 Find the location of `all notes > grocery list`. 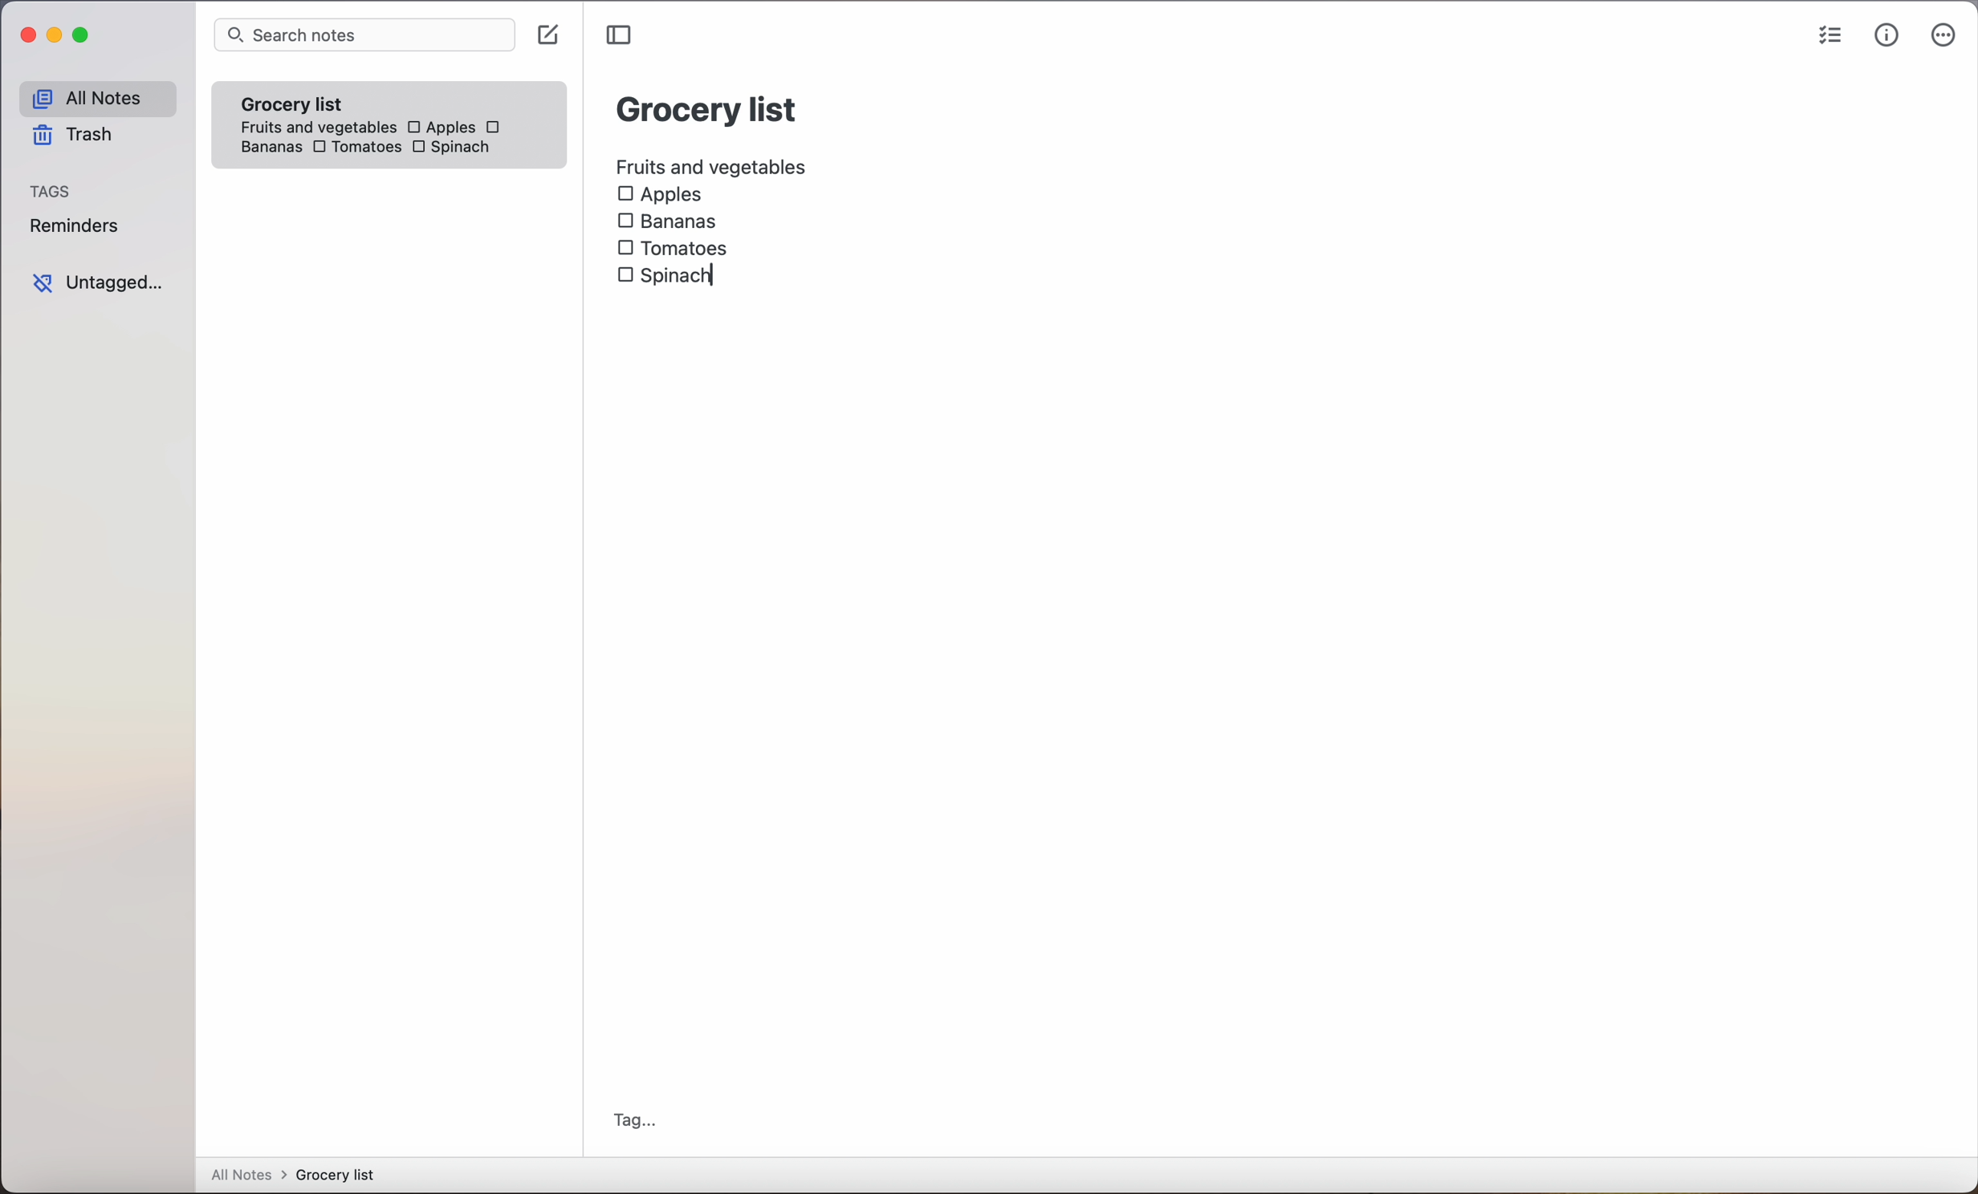

all notes > grocery list is located at coordinates (299, 1176).